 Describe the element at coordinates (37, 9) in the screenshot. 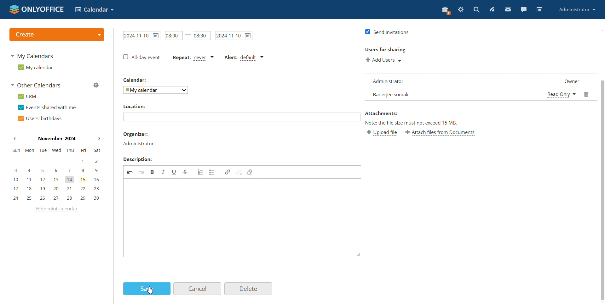

I see `logo` at that location.